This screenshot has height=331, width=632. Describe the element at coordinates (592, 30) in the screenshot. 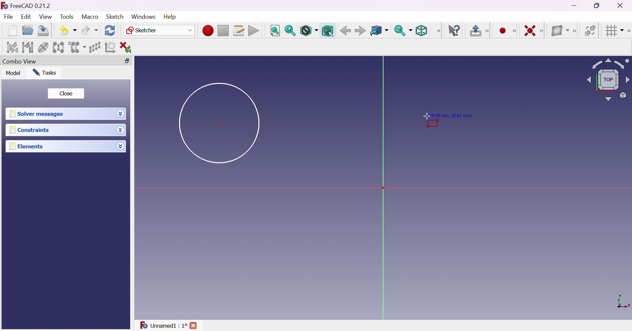

I see `Switch virtual space` at that location.